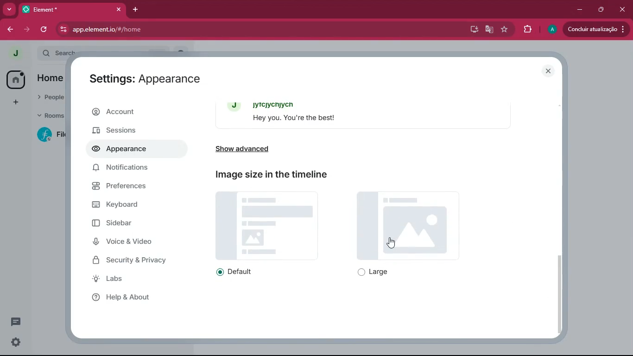 The width and height of the screenshot is (633, 356). Describe the element at coordinates (580, 9) in the screenshot. I see `minimize` at that location.